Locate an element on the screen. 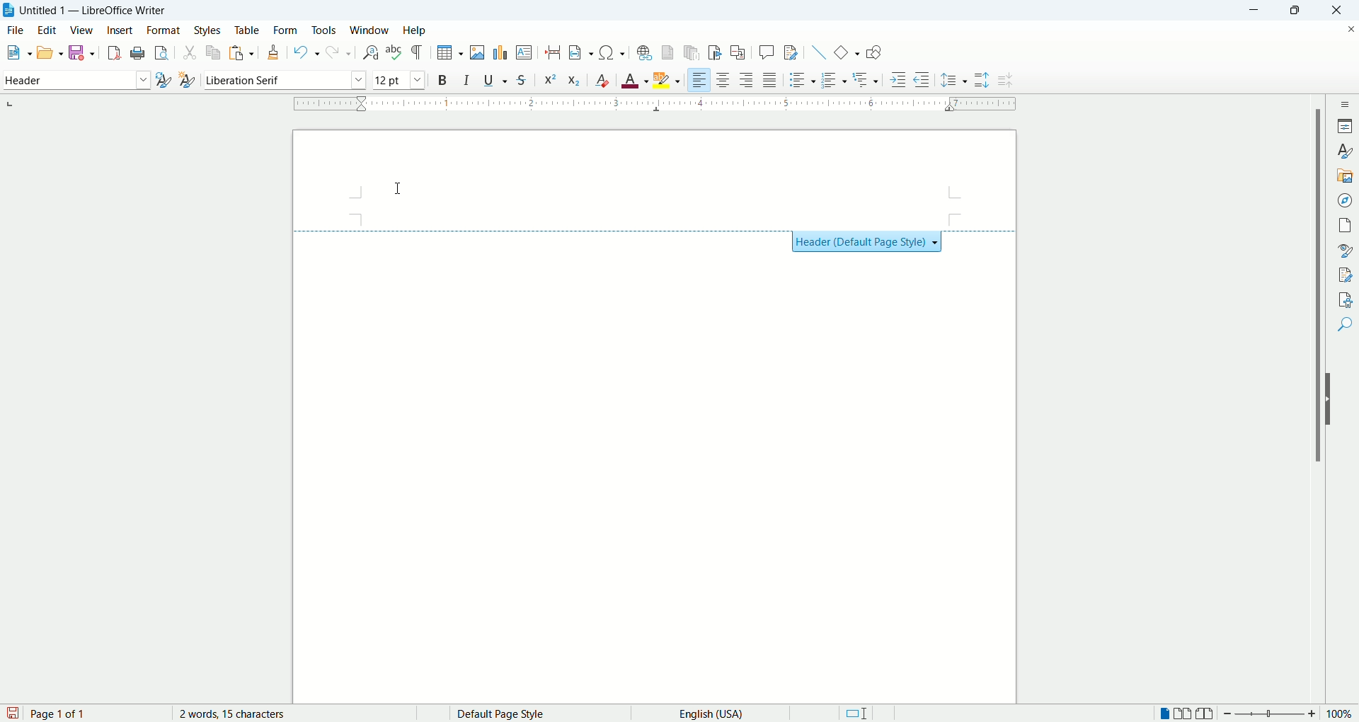  update style is located at coordinates (164, 80).